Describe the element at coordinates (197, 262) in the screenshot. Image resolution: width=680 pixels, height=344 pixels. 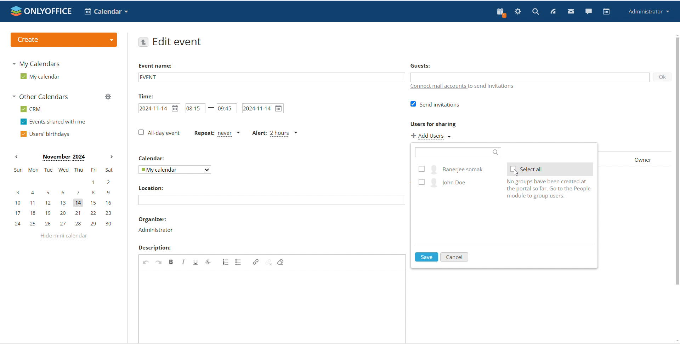
I see `underline` at that location.